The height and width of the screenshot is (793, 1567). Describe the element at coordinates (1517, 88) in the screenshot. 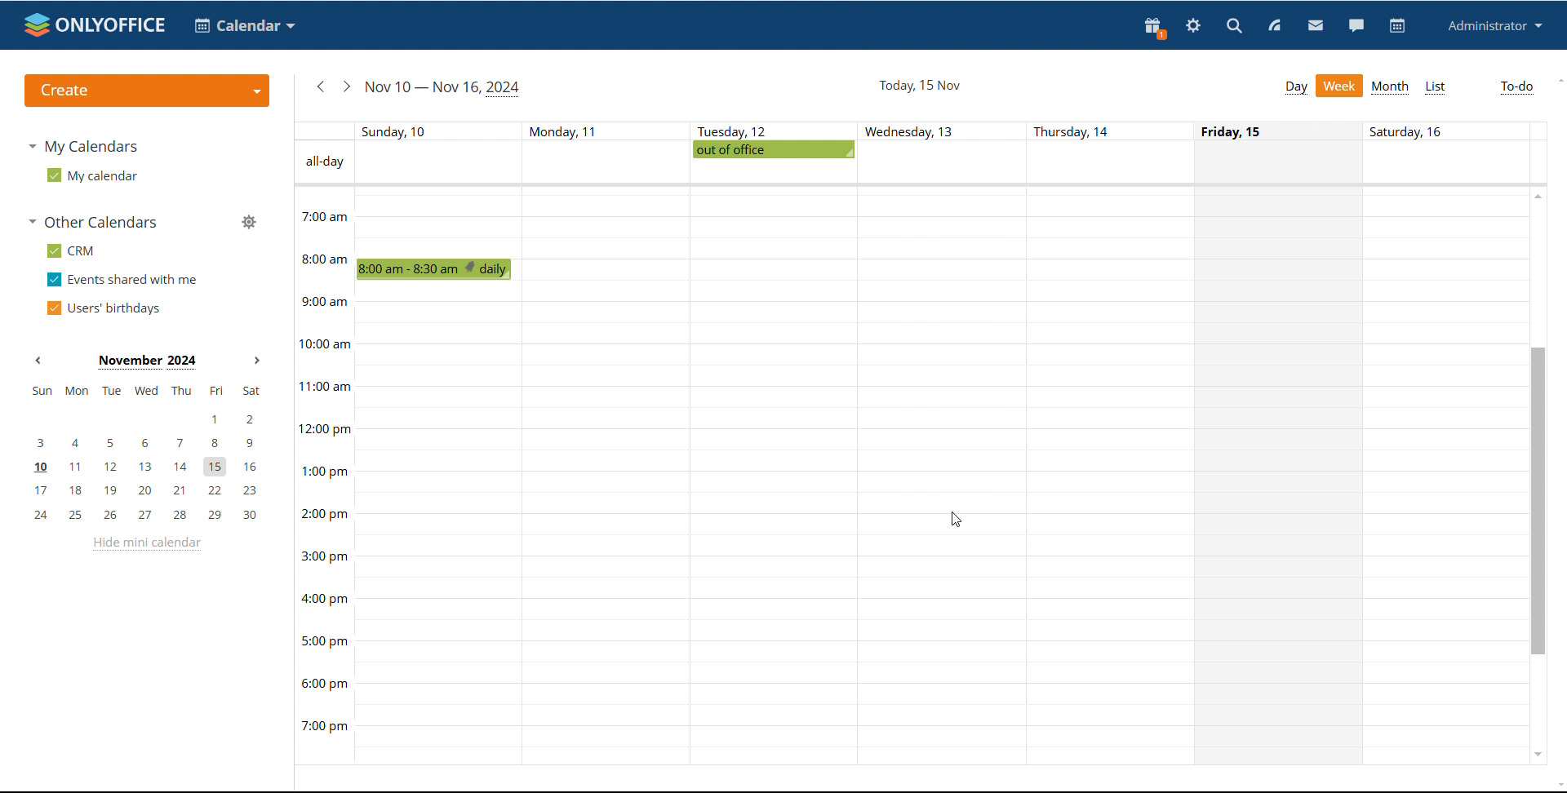

I see `to-do` at that location.